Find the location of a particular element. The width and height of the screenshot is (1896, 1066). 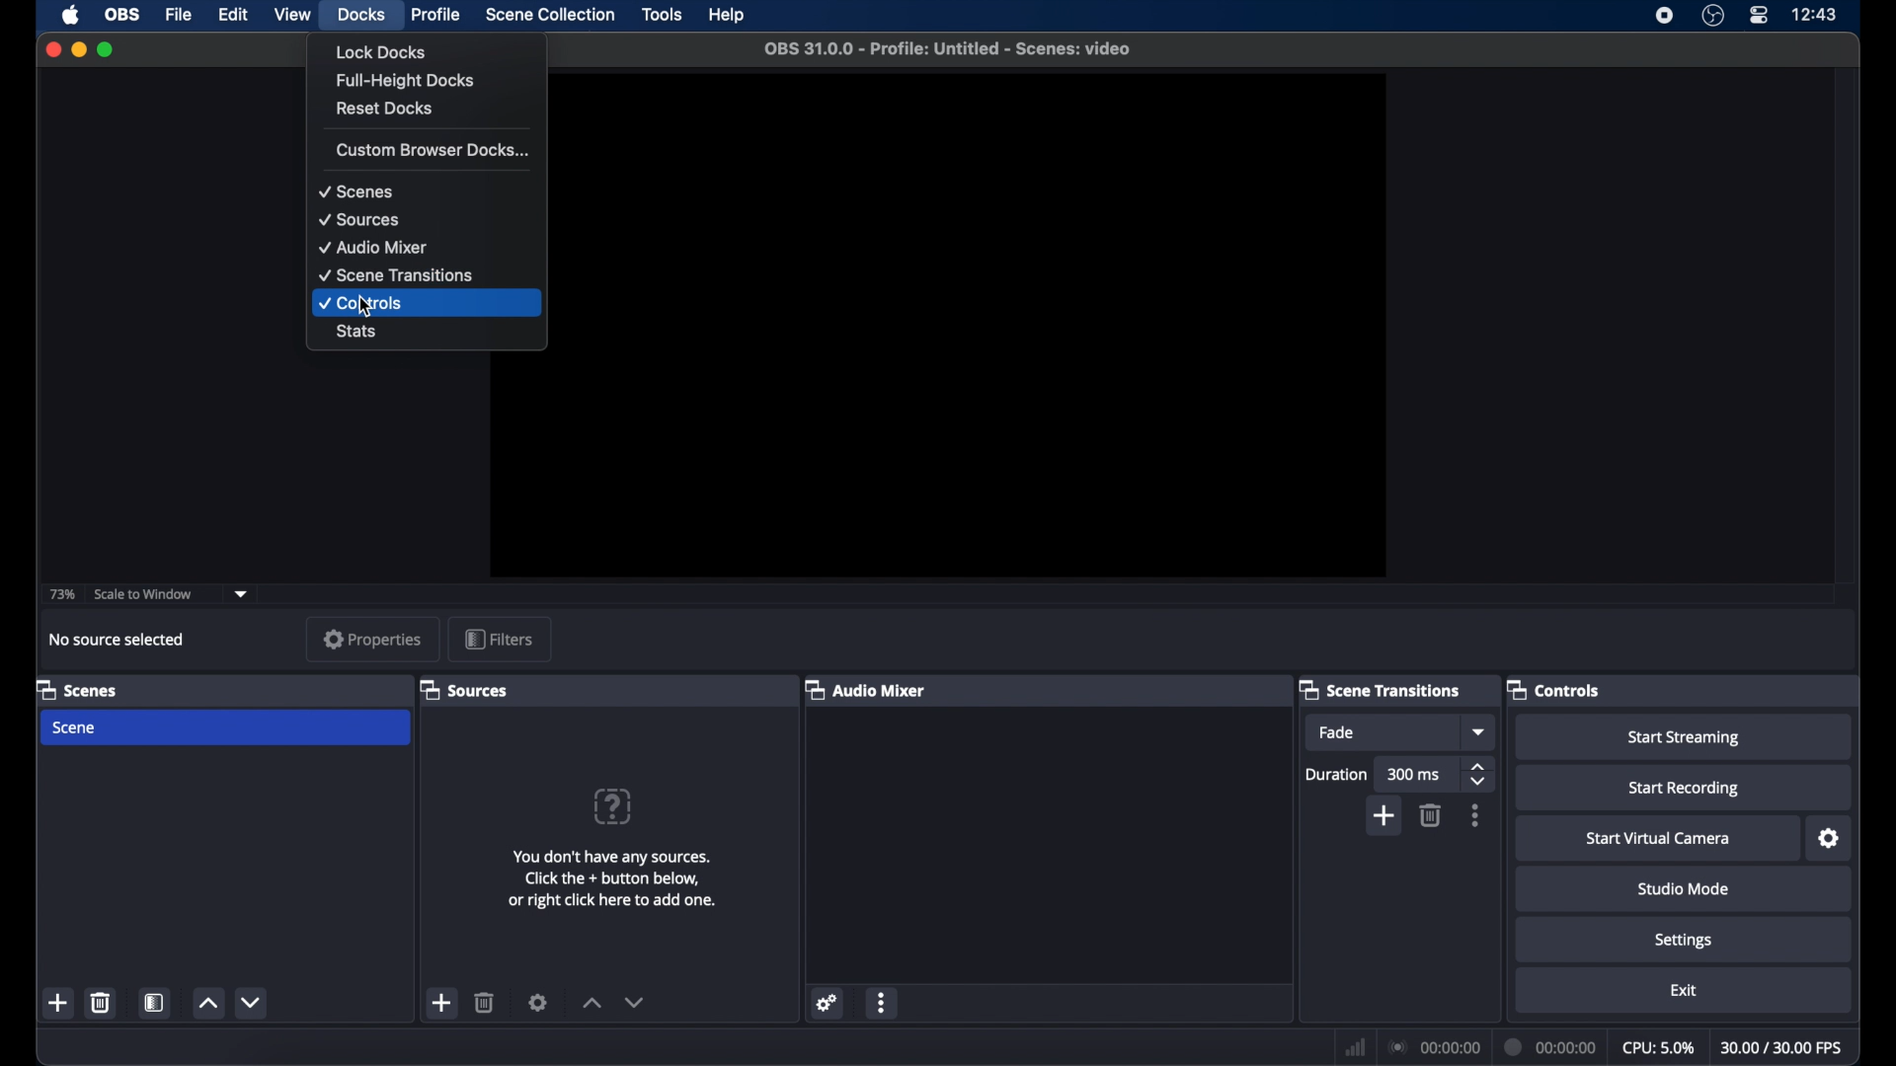

scene collection is located at coordinates (550, 15).